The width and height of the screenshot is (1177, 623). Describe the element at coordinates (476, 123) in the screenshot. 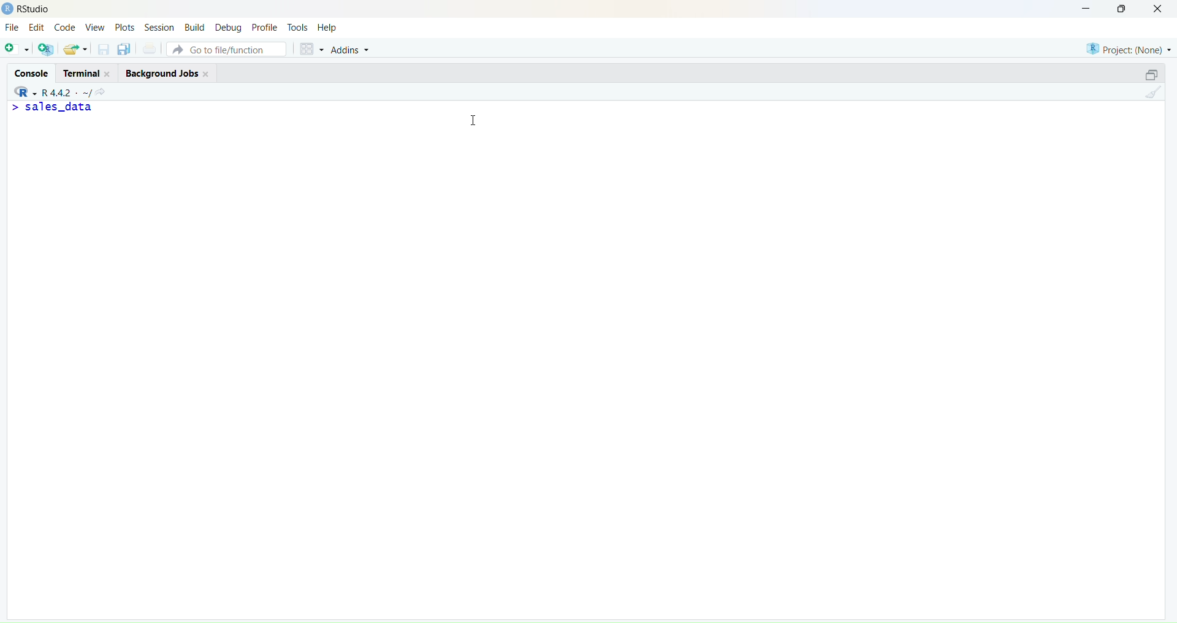

I see `cursor` at that location.